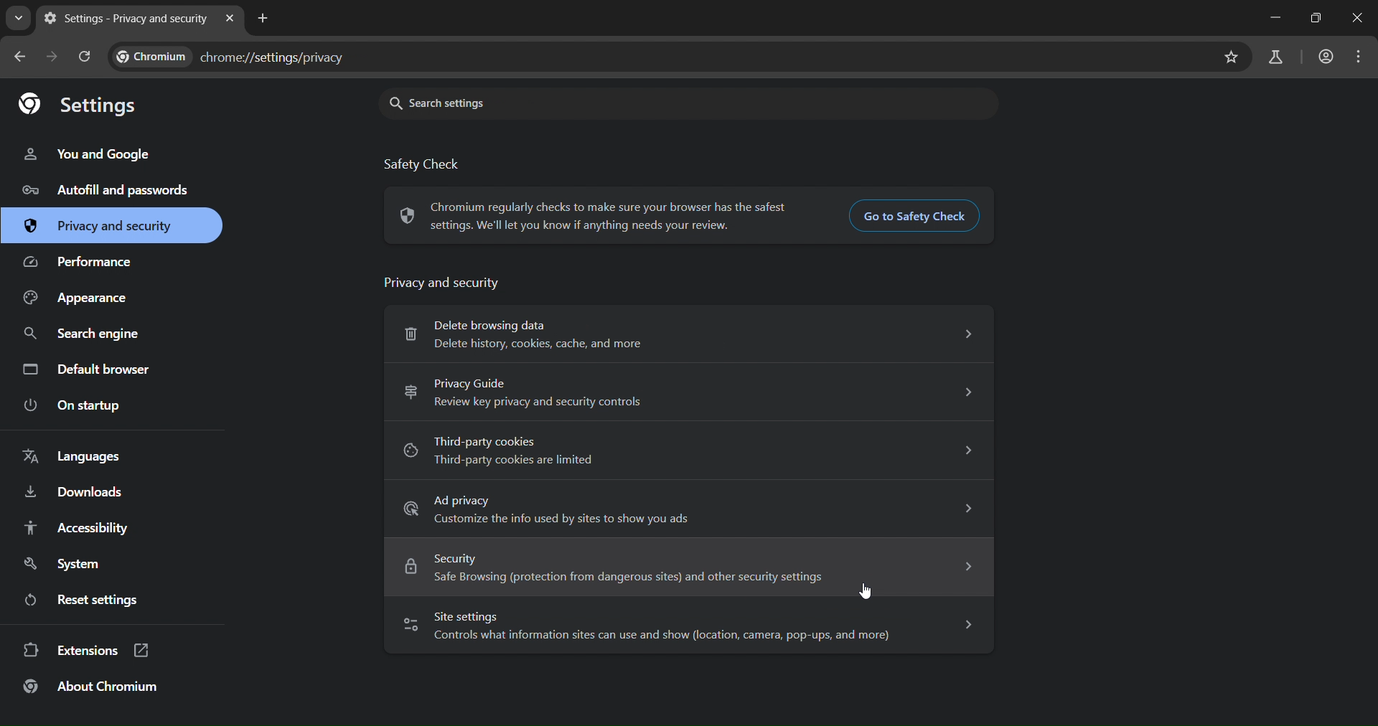 This screenshot has width=1378, height=726. I want to click on go forward one page, so click(52, 56).